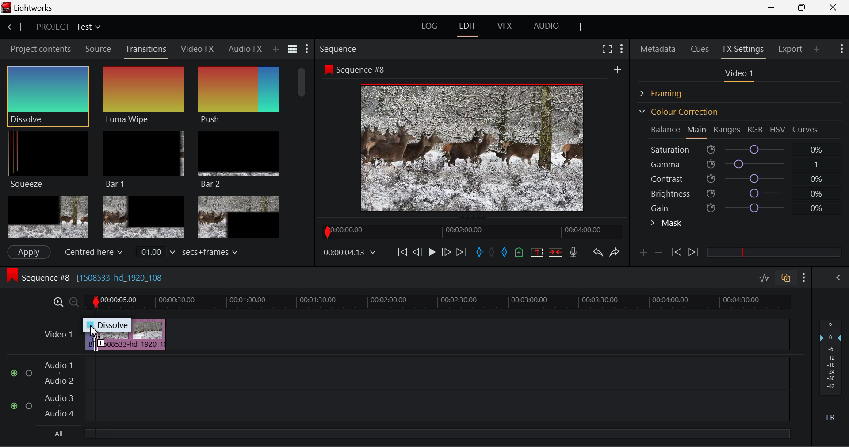 Image resolution: width=849 pixels, height=447 pixels. Describe the element at coordinates (48, 217) in the screenshot. I see `Box 1` at that location.